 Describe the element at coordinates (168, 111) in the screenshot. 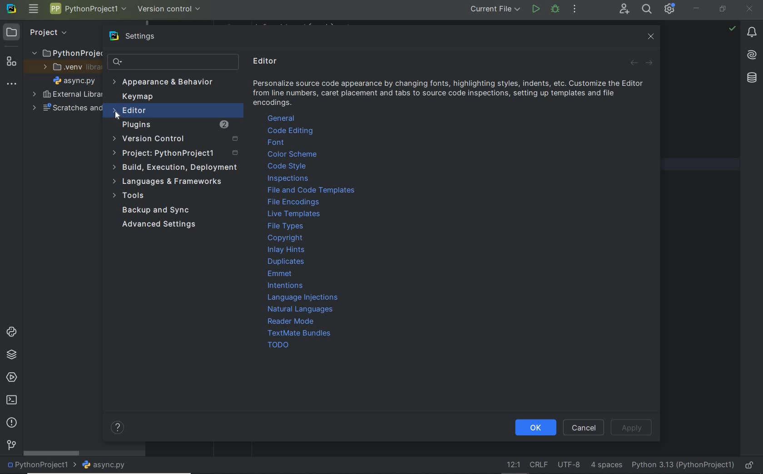

I see `editor` at that location.